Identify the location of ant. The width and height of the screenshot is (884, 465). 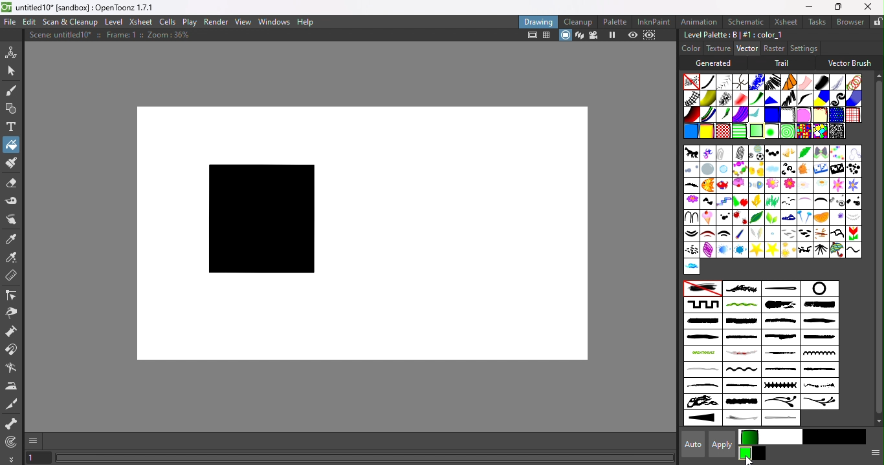
(691, 154).